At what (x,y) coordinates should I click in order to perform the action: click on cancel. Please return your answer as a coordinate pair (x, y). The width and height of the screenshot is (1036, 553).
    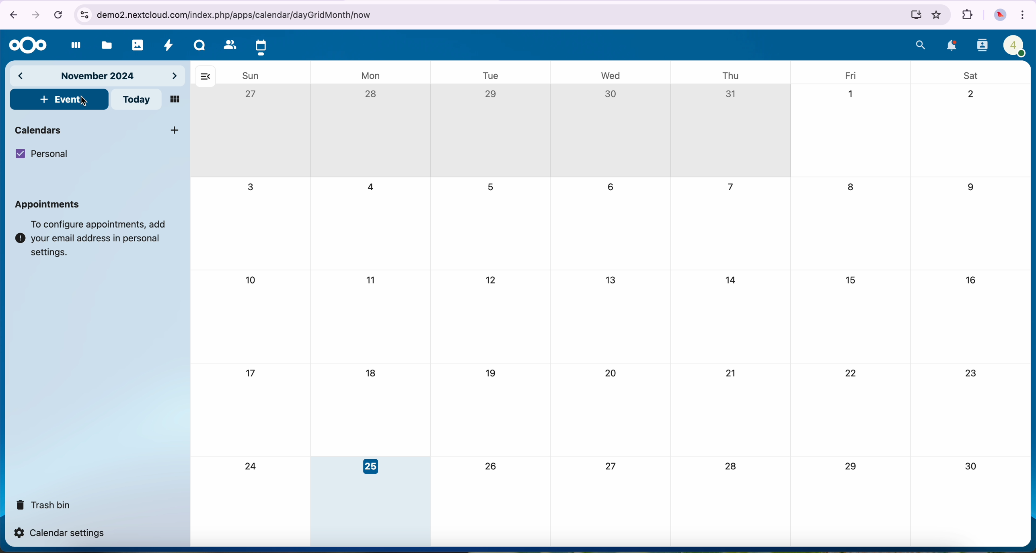
    Looking at the image, I should click on (58, 16).